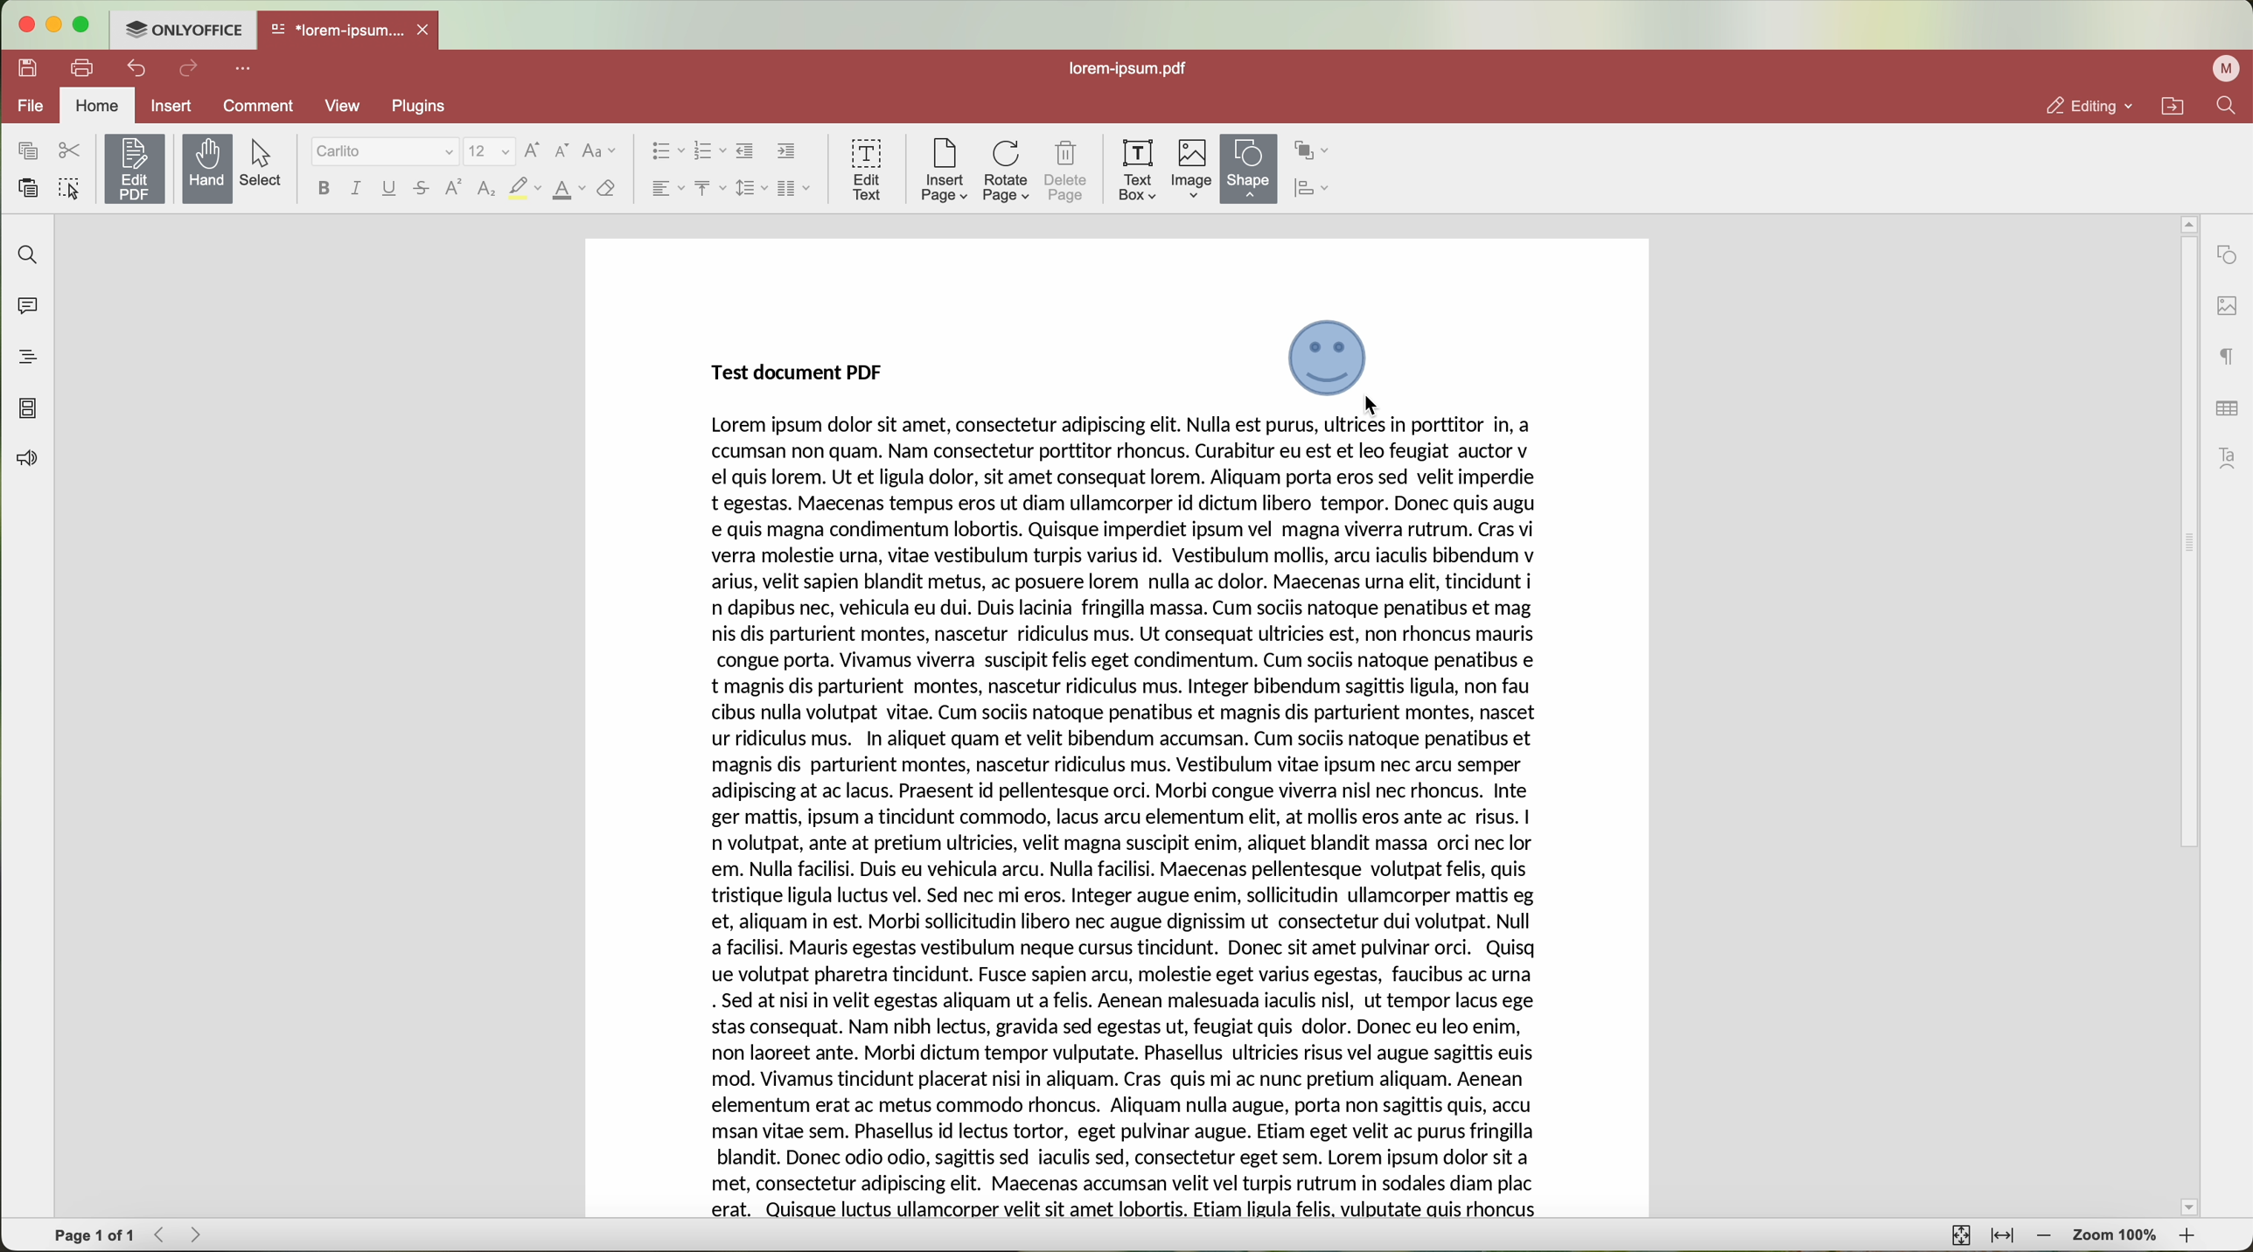  Describe the element at coordinates (26, 310) in the screenshot. I see `comments` at that location.